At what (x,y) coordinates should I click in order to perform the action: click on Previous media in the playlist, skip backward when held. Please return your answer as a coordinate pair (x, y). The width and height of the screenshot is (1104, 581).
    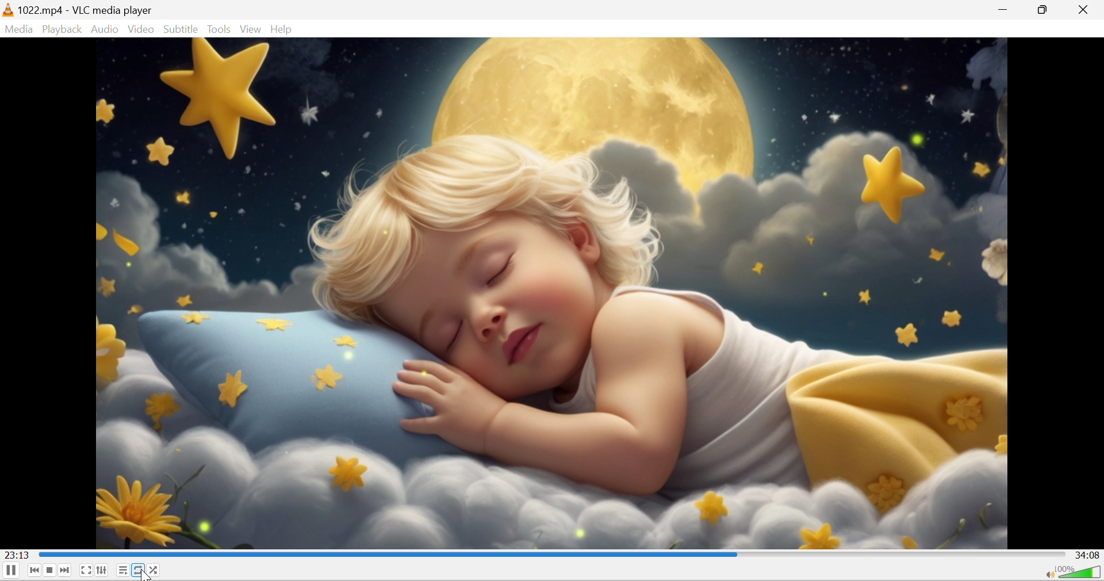
    Looking at the image, I should click on (35, 570).